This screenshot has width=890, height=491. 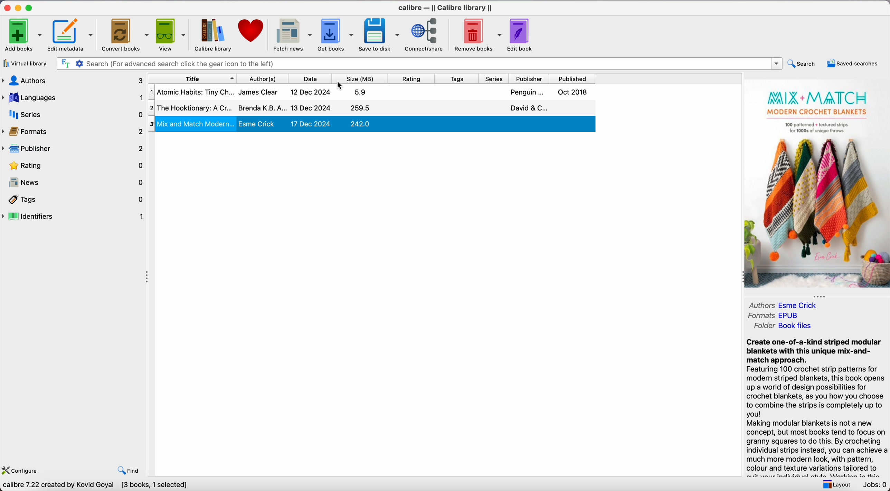 What do you see at coordinates (252, 31) in the screenshot?
I see `donate` at bounding box center [252, 31].